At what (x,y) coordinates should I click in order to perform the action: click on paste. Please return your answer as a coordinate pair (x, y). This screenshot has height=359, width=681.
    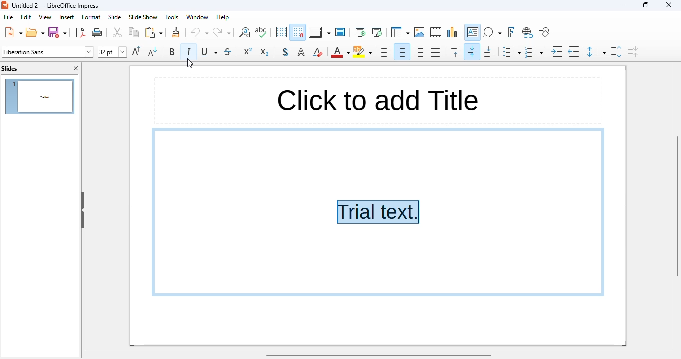
    Looking at the image, I should click on (153, 32).